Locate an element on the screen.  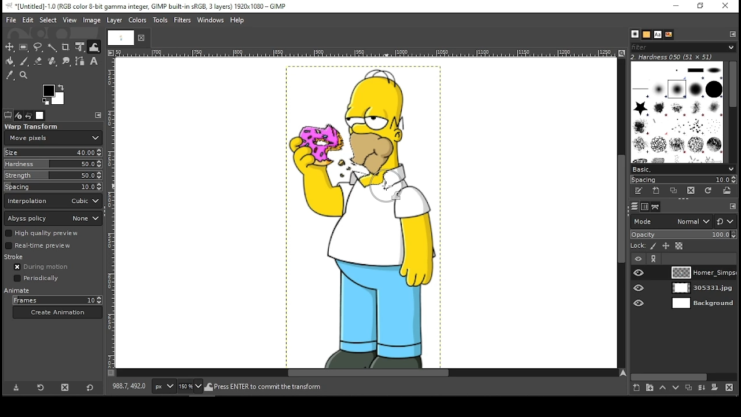
edit toolbar is located at coordinates (731, 206).